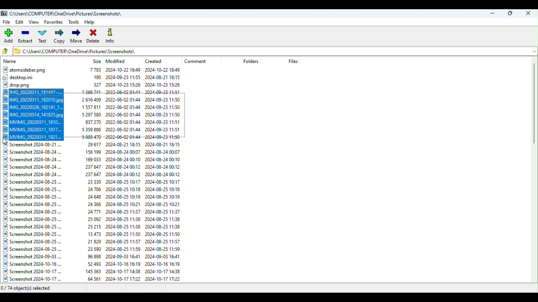  I want to click on Files, so click(95, 77).